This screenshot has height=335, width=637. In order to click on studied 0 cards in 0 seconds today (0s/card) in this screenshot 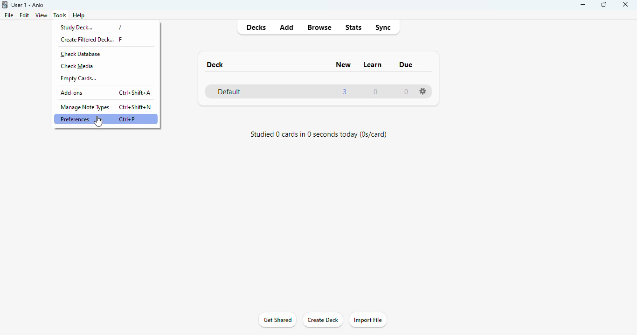, I will do `click(318, 134)`.